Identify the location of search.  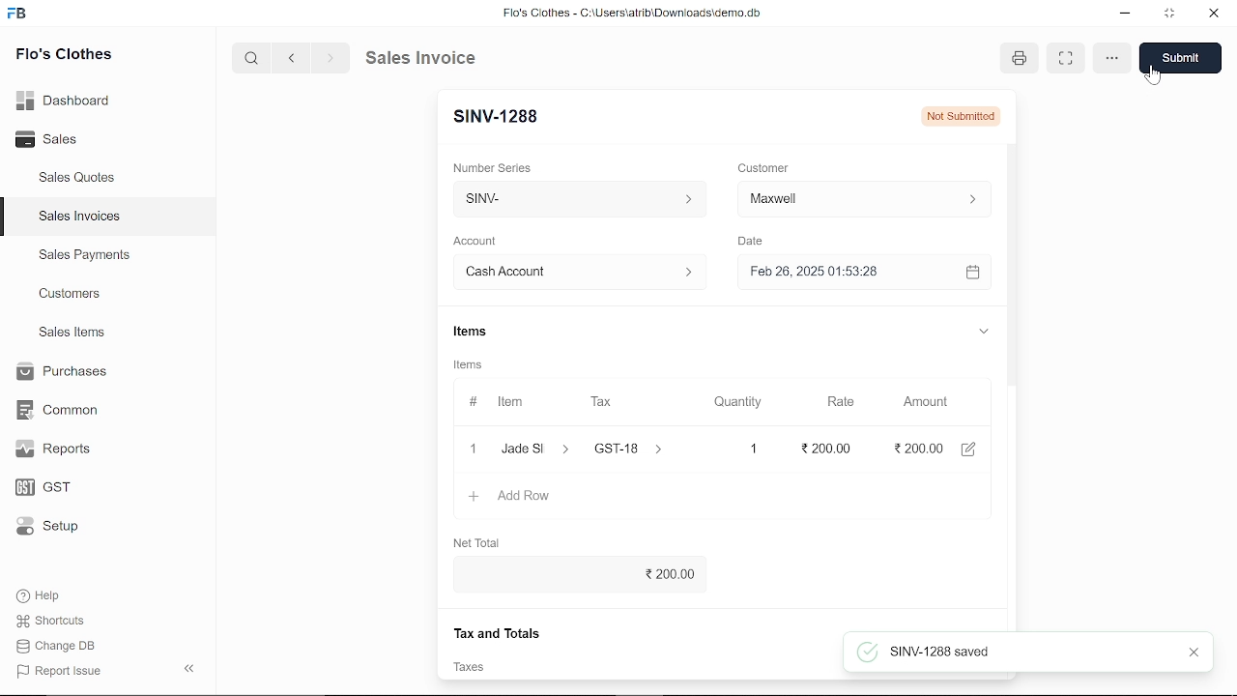
(253, 57).